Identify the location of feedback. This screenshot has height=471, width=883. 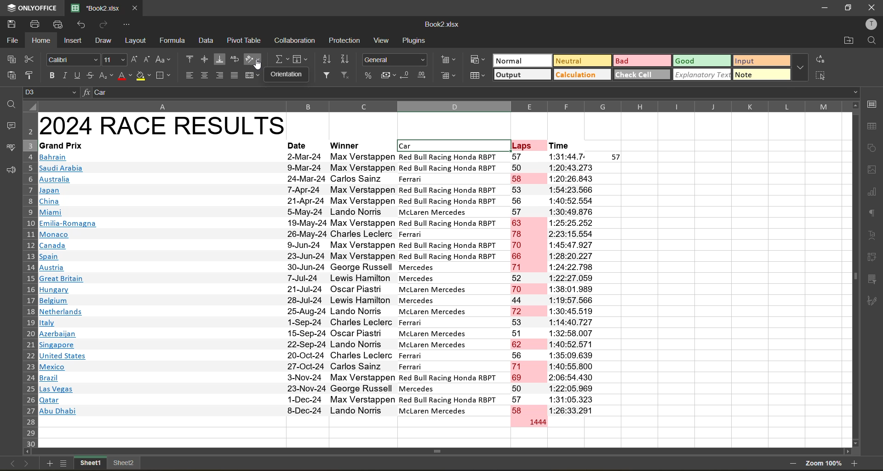
(9, 171).